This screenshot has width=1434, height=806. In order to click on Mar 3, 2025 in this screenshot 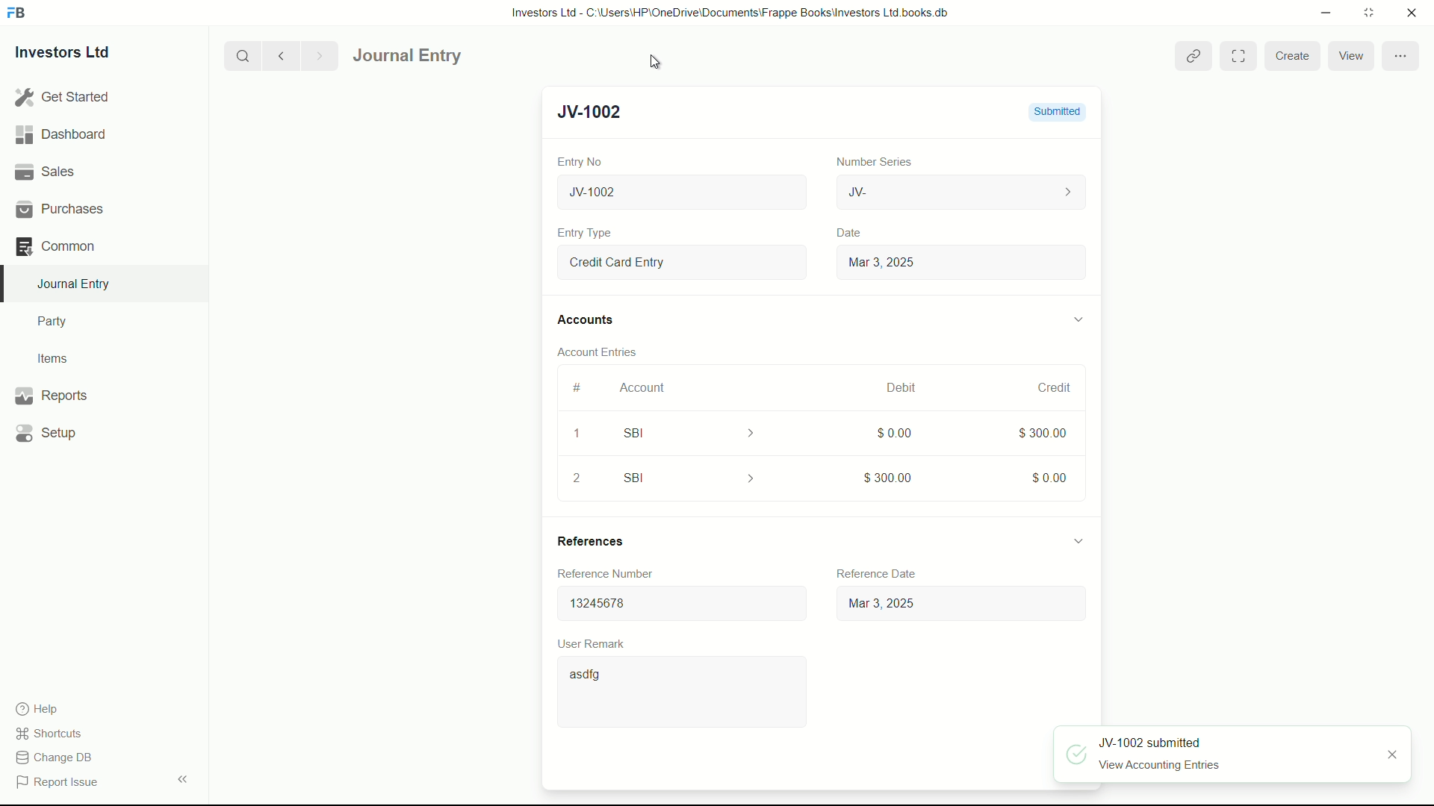, I will do `click(956, 606)`.